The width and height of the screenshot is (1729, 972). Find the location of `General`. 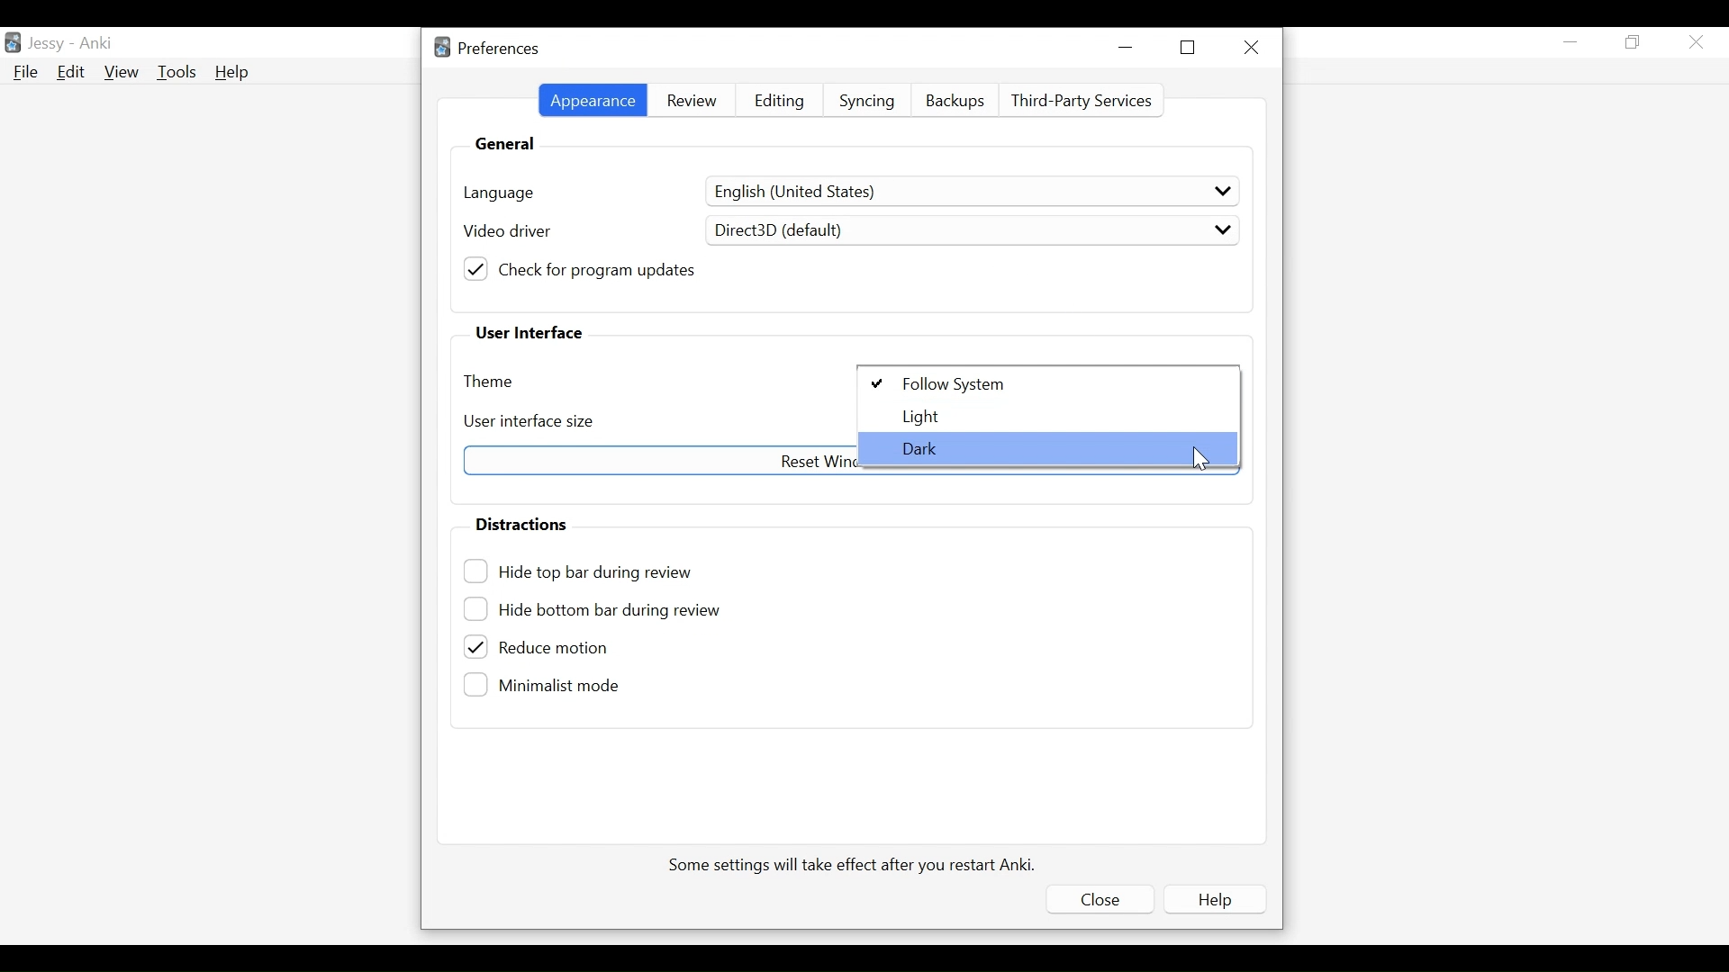

General is located at coordinates (503, 142).